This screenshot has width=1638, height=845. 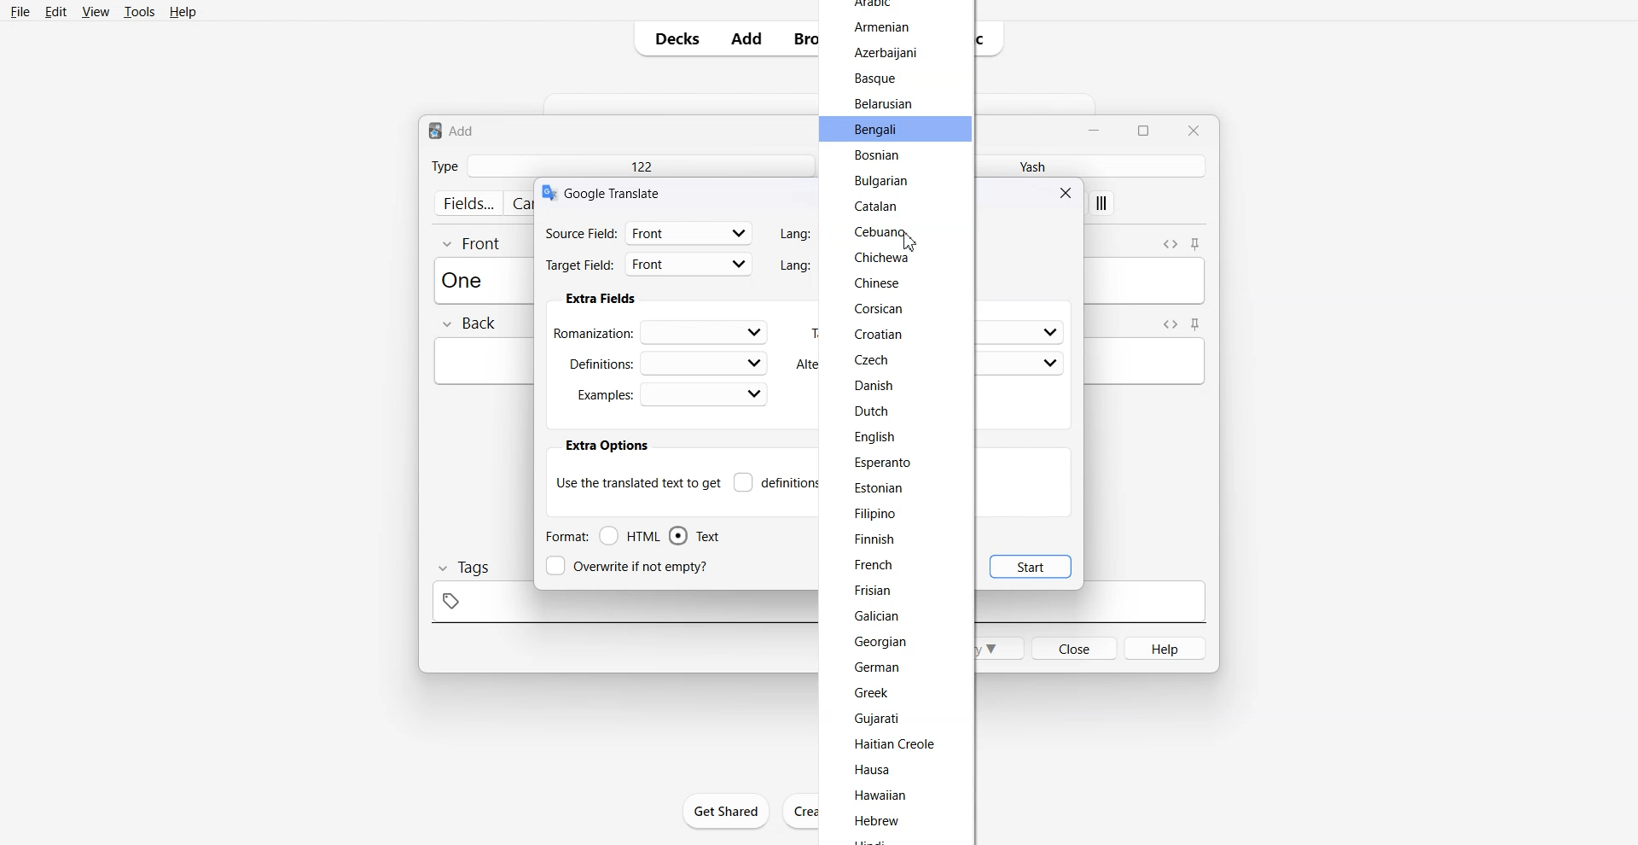 I want to click on Armenian, so click(x=883, y=28).